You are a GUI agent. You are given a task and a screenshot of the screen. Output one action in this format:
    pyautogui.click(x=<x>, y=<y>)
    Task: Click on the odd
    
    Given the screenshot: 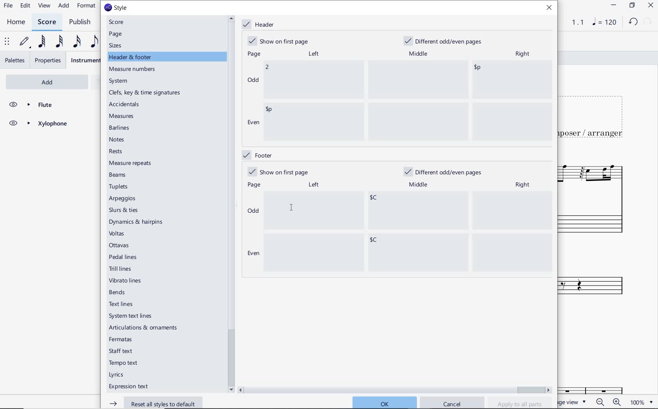 What is the action you would take?
    pyautogui.click(x=253, y=80)
    